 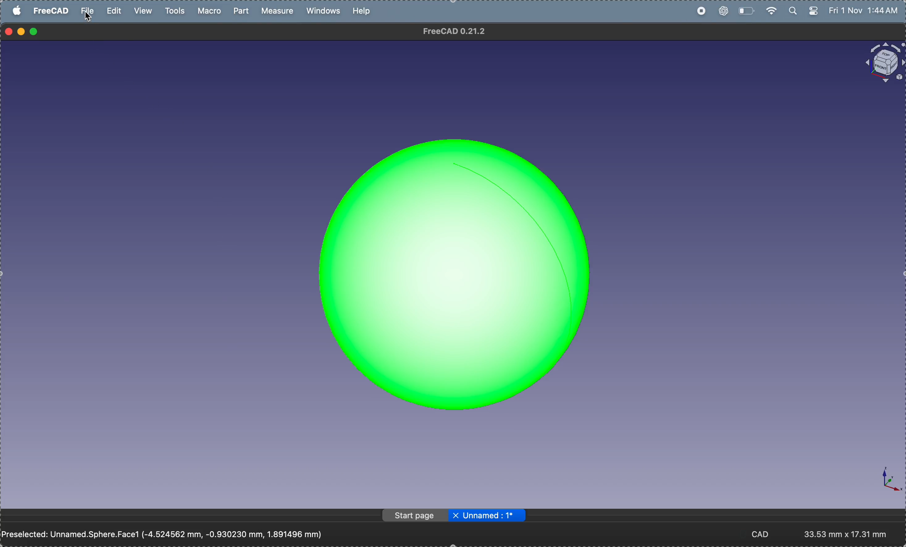 I want to click on file, so click(x=89, y=13).